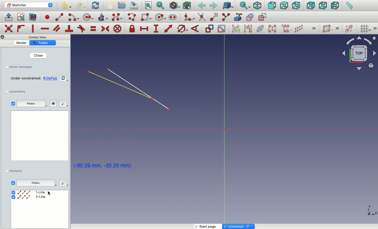 This screenshot has height=229, width=378. What do you see at coordinates (21, 18) in the screenshot?
I see `View sketch` at bounding box center [21, 18].